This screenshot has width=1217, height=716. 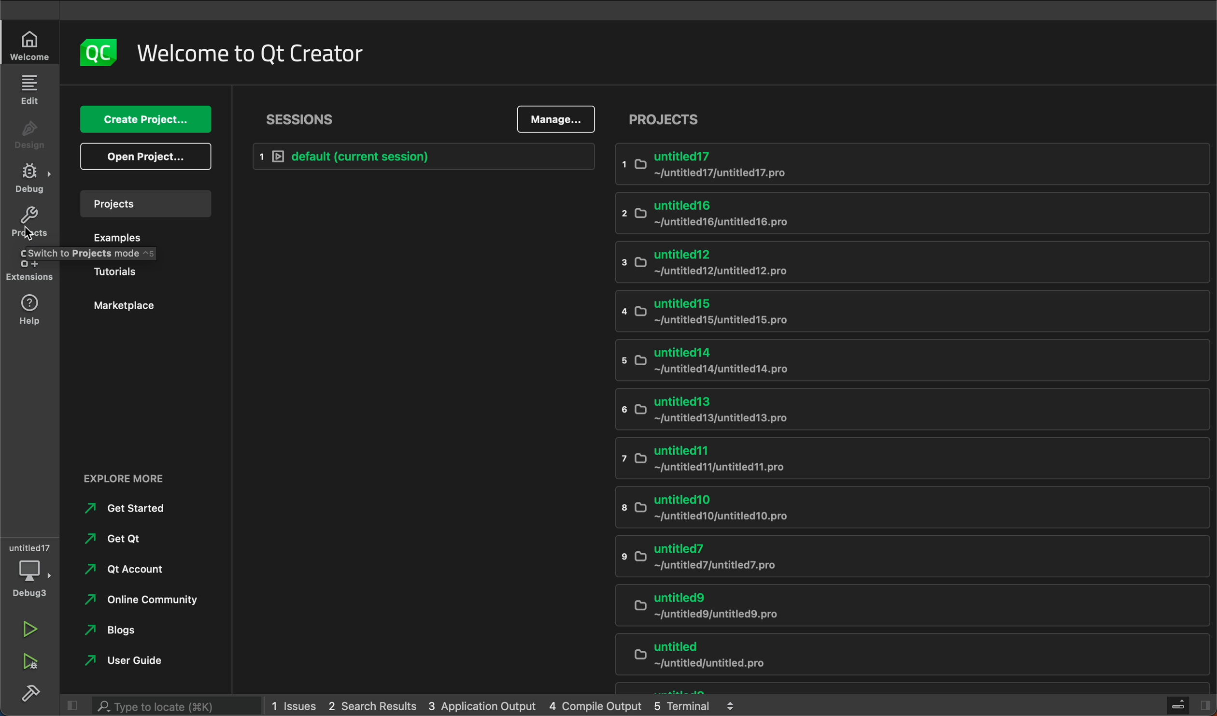 I want to click on Switch to projects mode, so click(x=91, y=253).